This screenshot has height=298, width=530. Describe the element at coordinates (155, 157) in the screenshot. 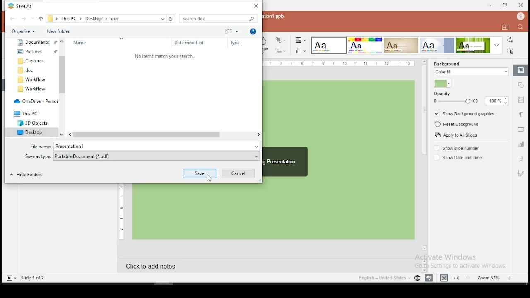

I see `Save as type .pdf` at that location.